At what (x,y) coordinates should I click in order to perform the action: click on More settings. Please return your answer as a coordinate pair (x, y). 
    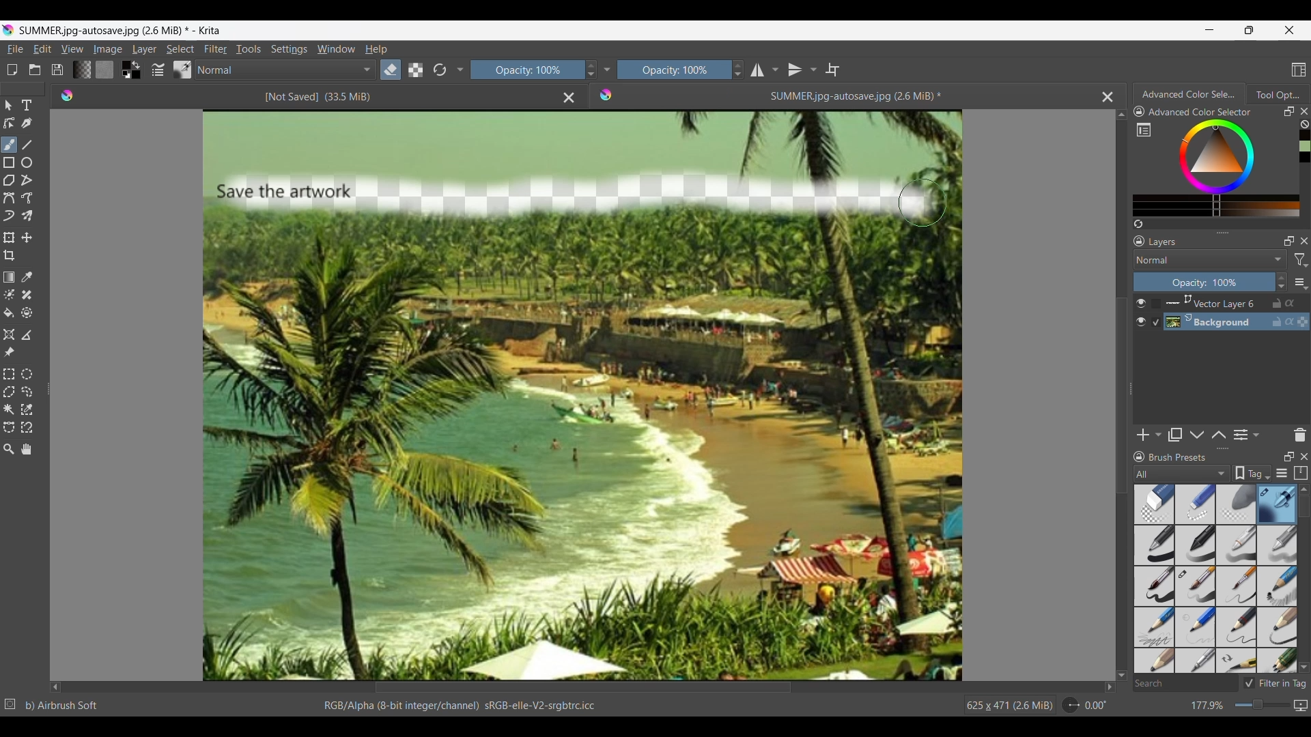
    Looking at the image, I should click on (1300, 282).